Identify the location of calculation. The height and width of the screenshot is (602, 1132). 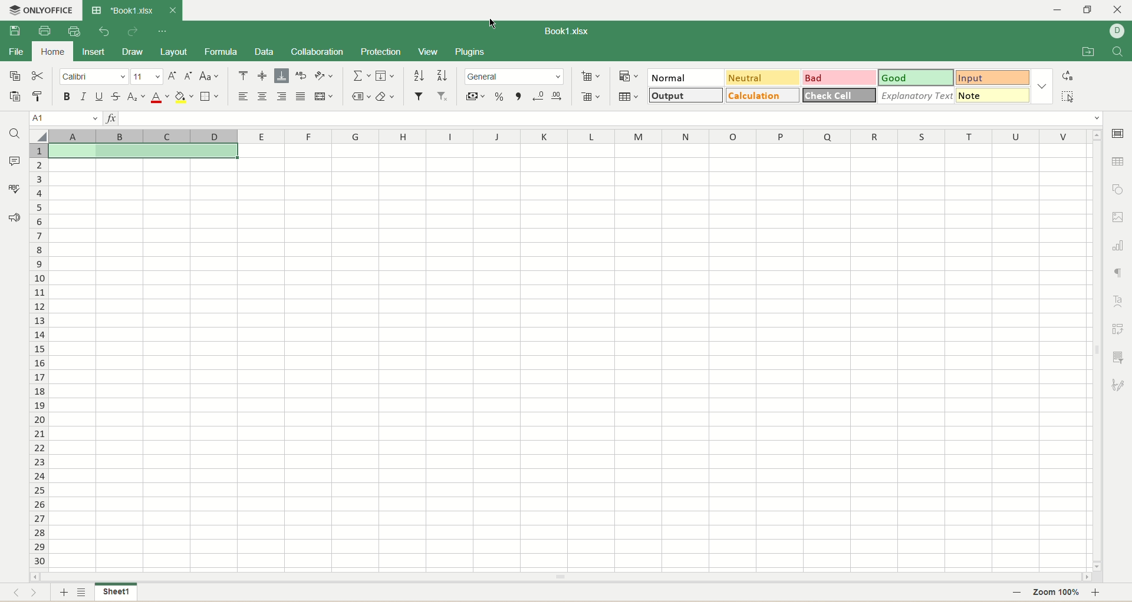
(760, 95).